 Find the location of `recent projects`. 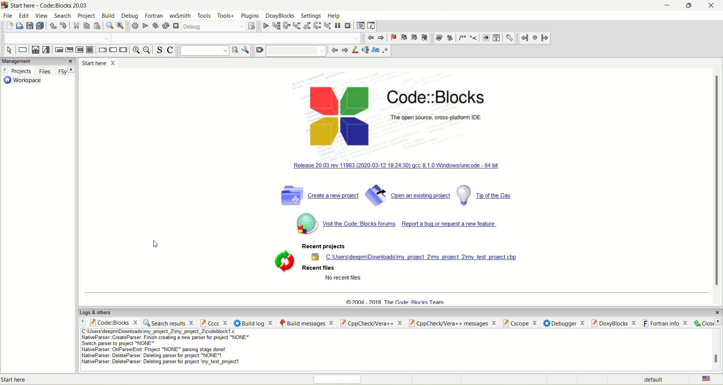

recent projects is located at coordinates (326, 247).